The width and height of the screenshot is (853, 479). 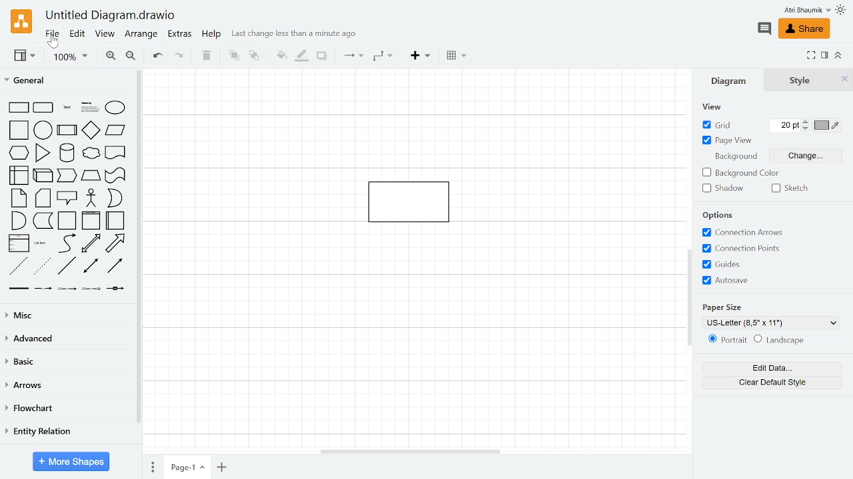 I want to click on Delete, so click(x=207, y=57).